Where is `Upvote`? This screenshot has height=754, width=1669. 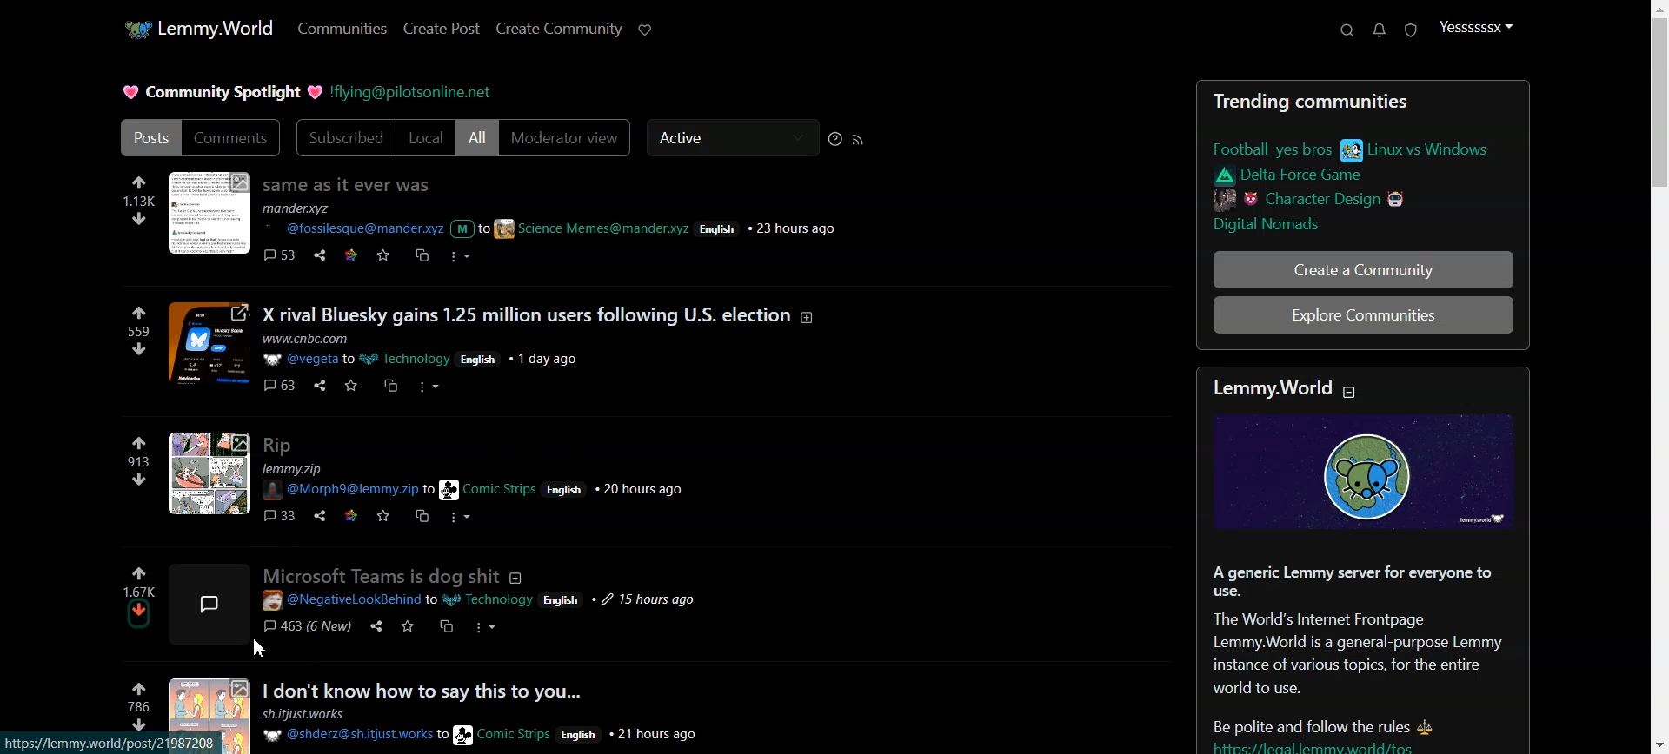 Upvote is located at coordinates (139, 581).